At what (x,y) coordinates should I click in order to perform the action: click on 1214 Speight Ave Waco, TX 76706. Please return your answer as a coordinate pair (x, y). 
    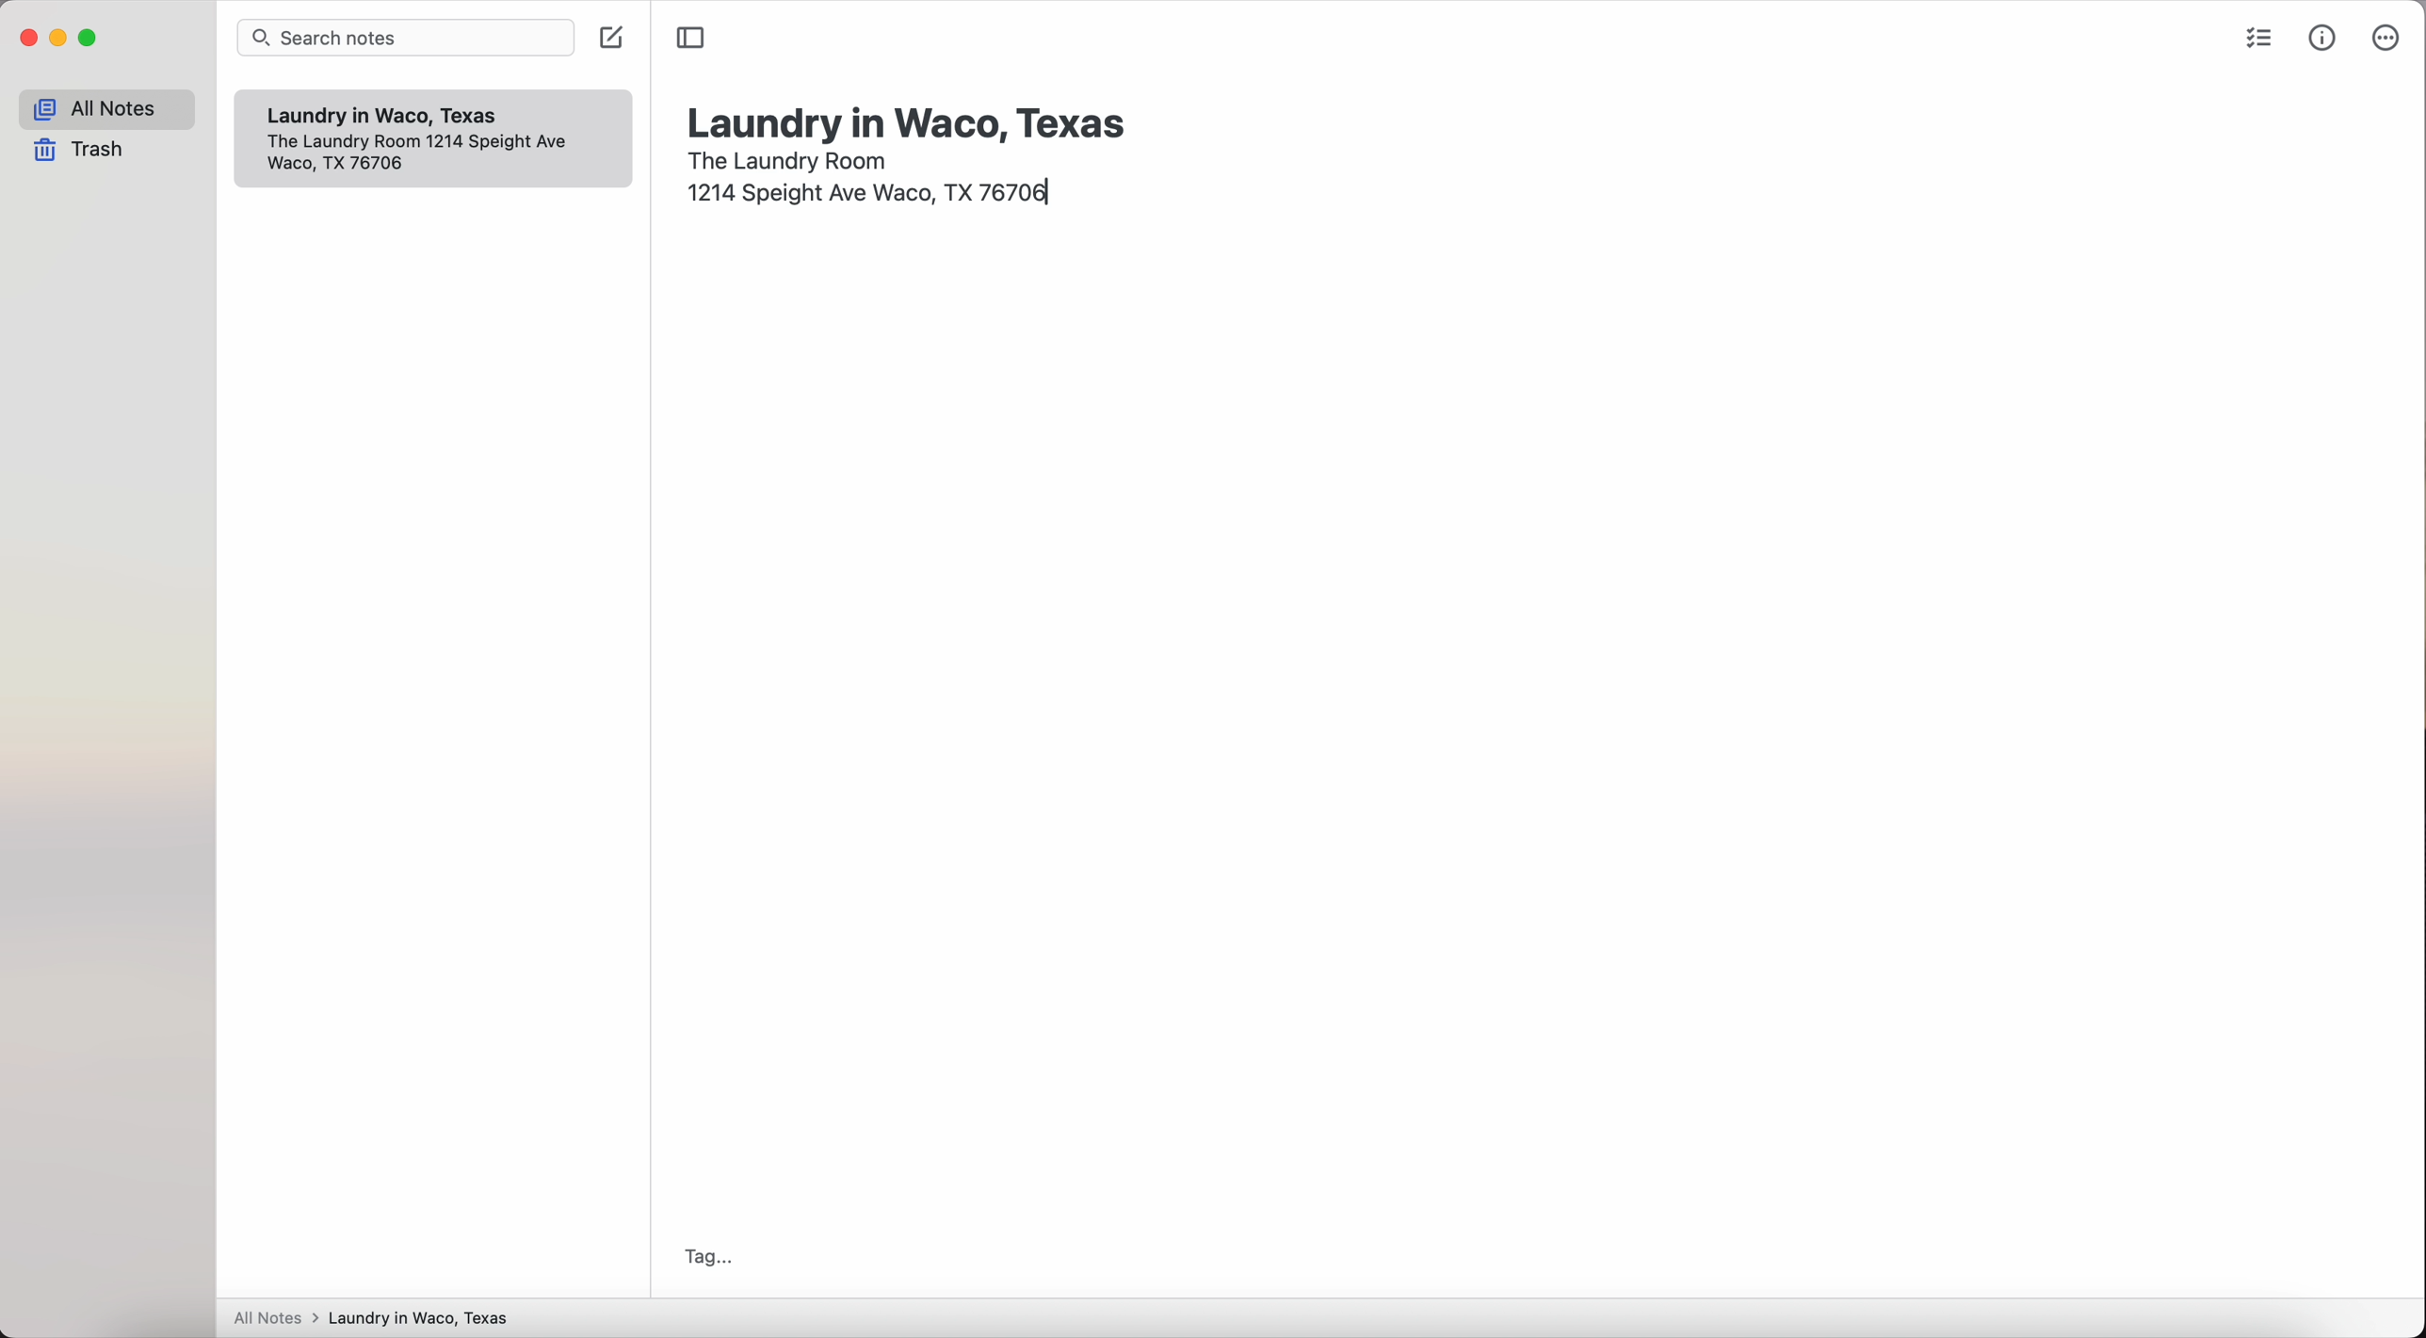
    Looking at the image, I should click on (874, 193).